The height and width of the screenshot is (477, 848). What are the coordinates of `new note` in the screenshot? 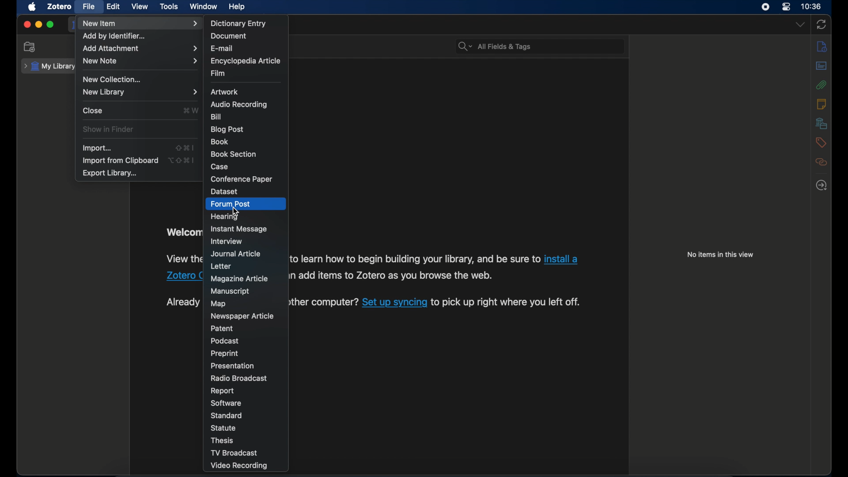 It's located at (141, 61).